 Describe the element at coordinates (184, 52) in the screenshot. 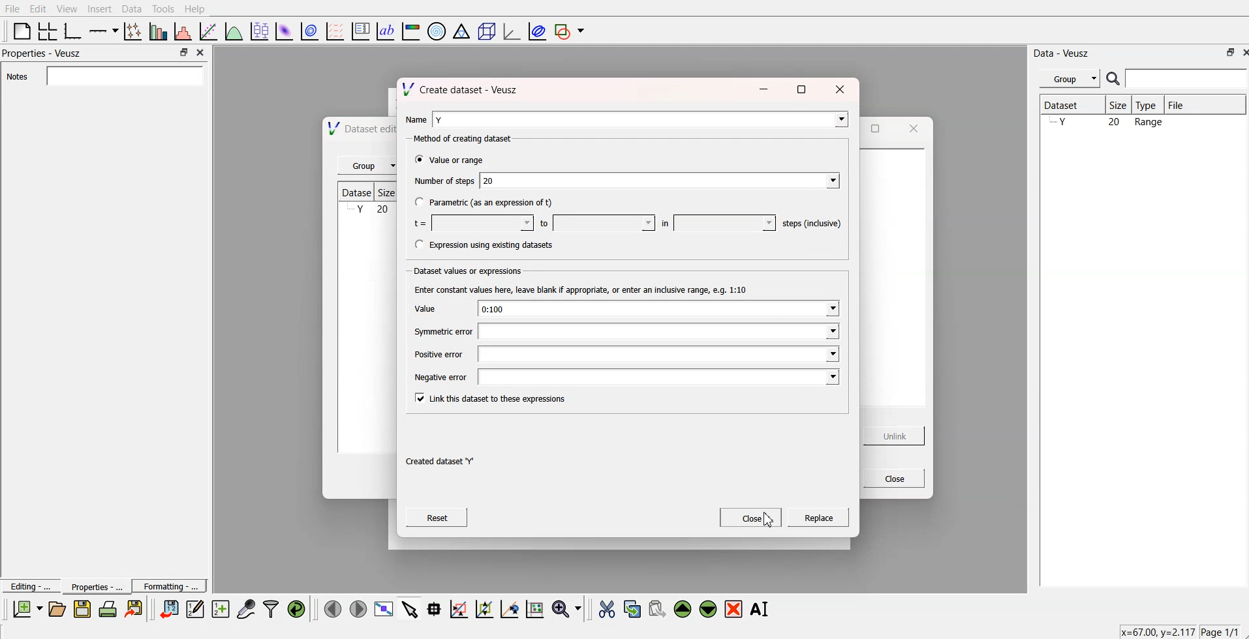

I see `Min/Max` at that location.